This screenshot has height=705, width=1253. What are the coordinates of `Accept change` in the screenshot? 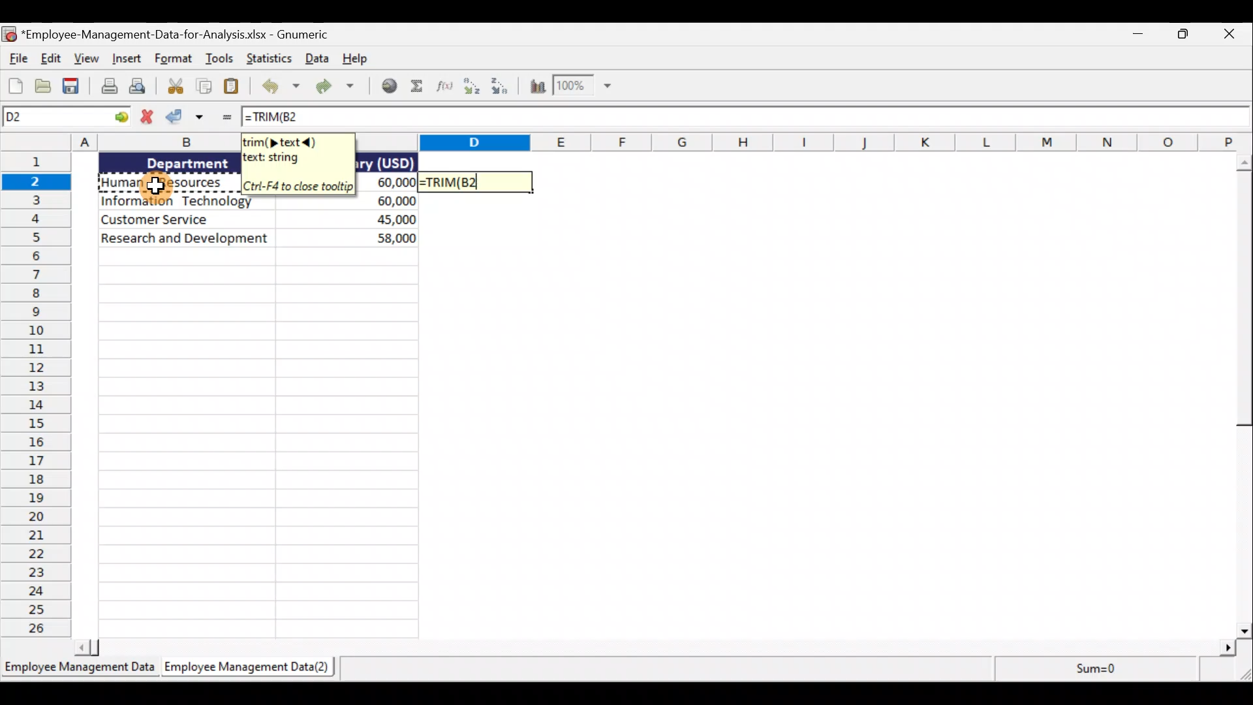 It's located at (189, 117).